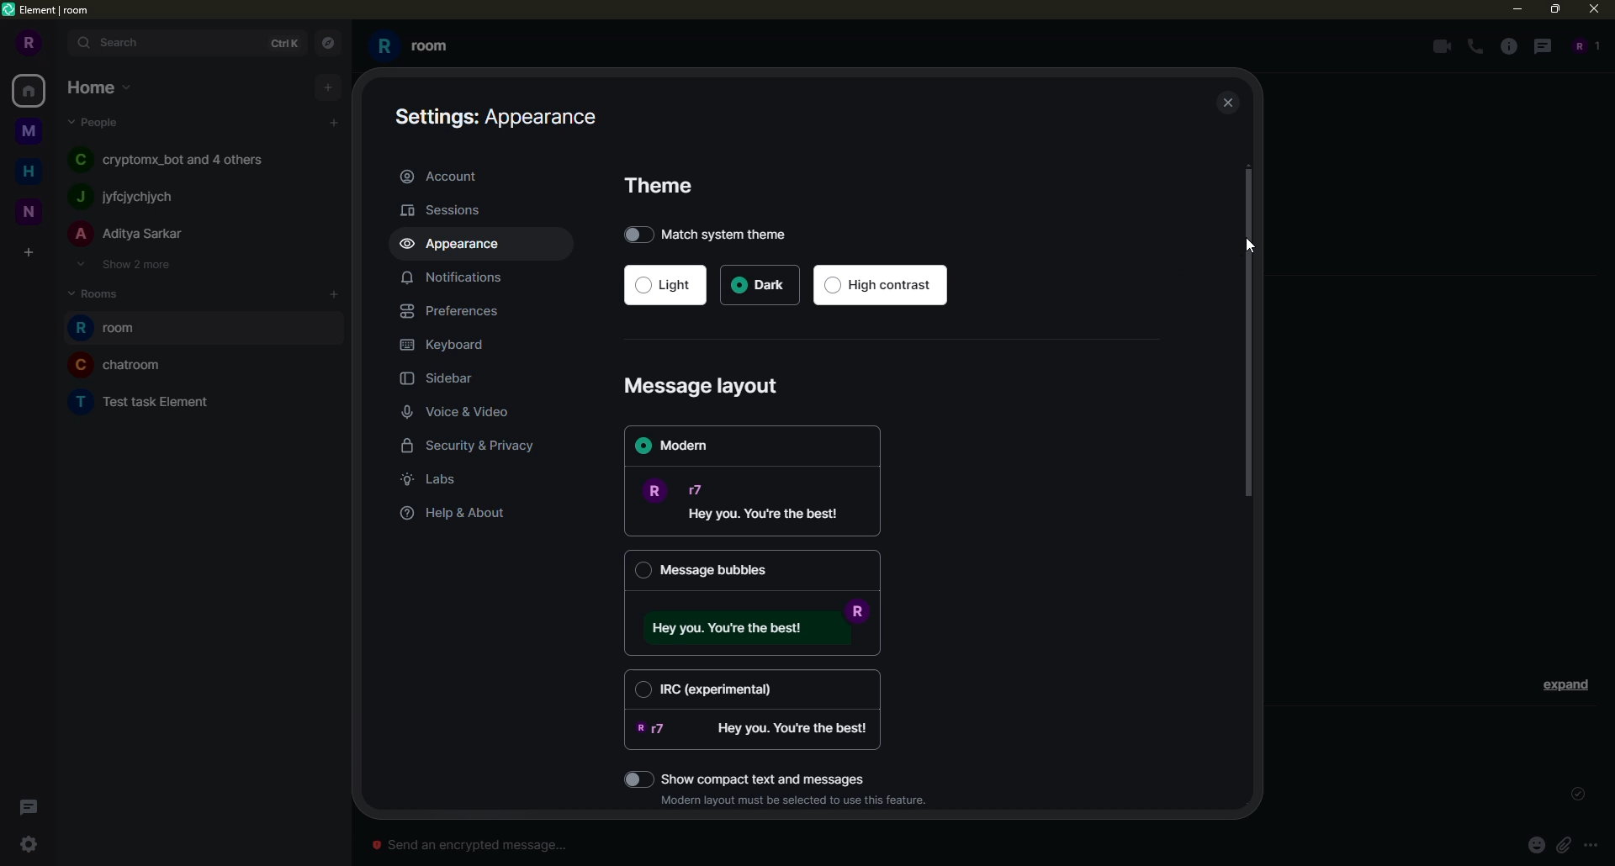 The height and width of the screenshot is (866, 1615). I want to click on voice call, so click(1477, 47).